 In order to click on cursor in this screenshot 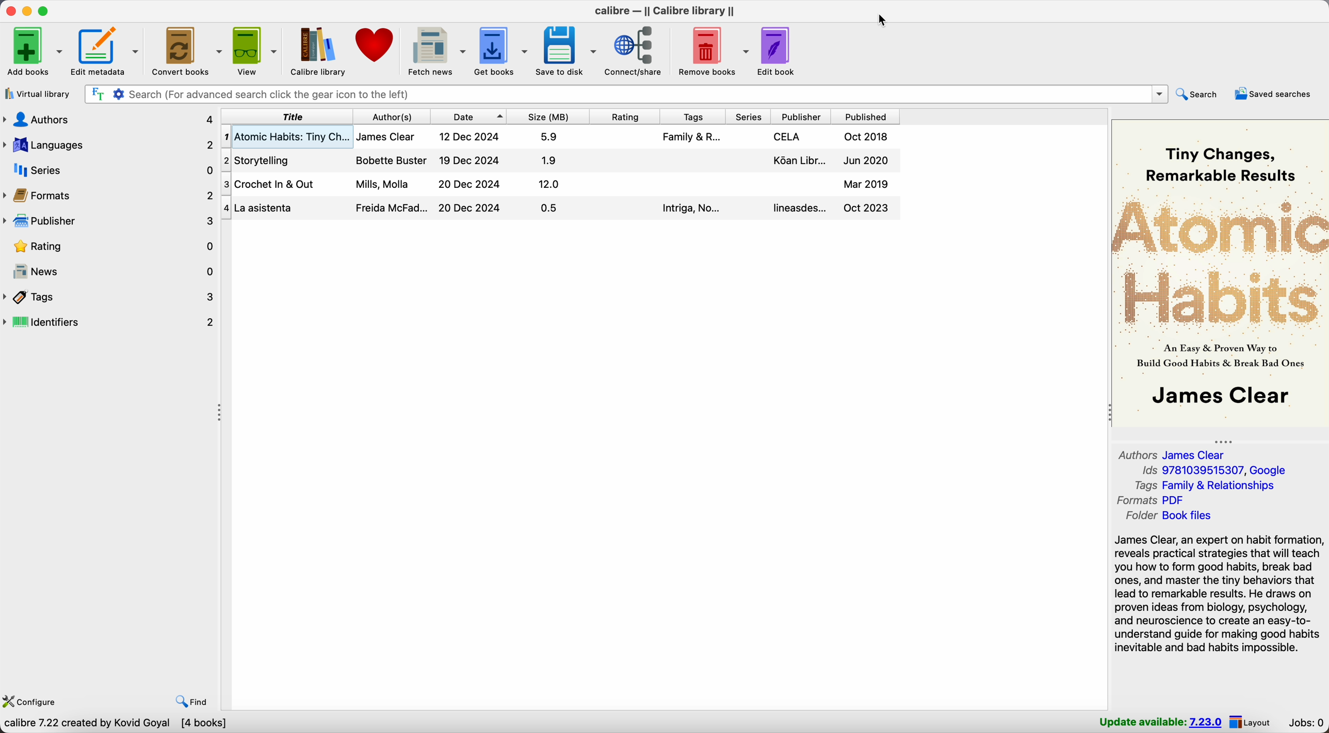, I will do `click(881, 21)`.